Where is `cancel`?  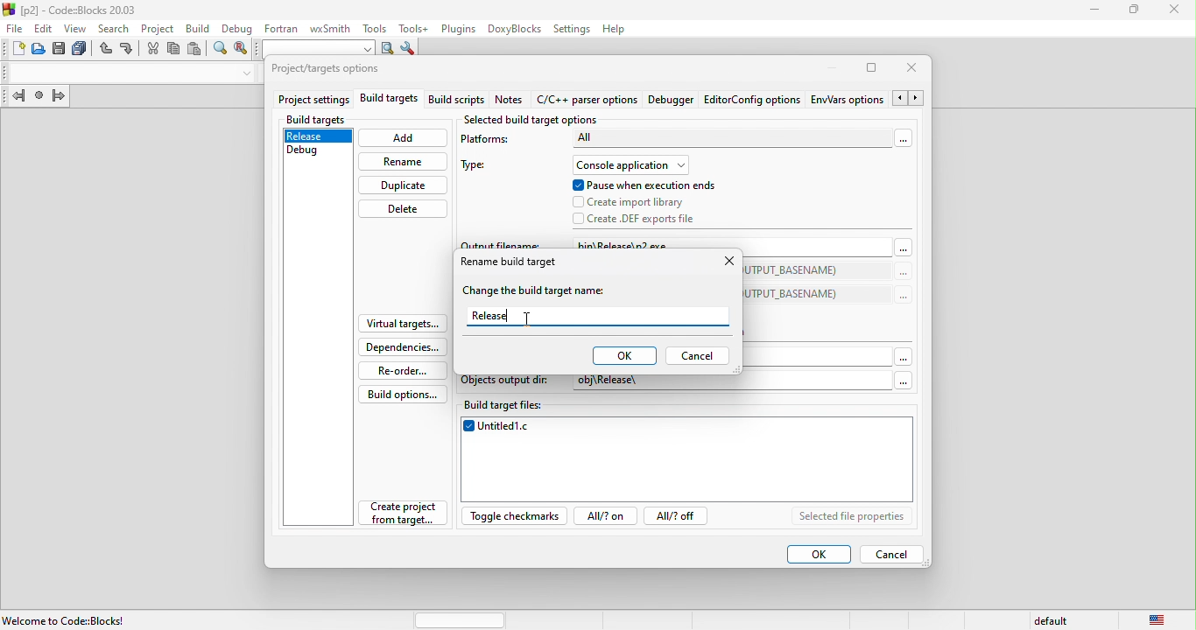 cancel is located at coordinates (898, 553).